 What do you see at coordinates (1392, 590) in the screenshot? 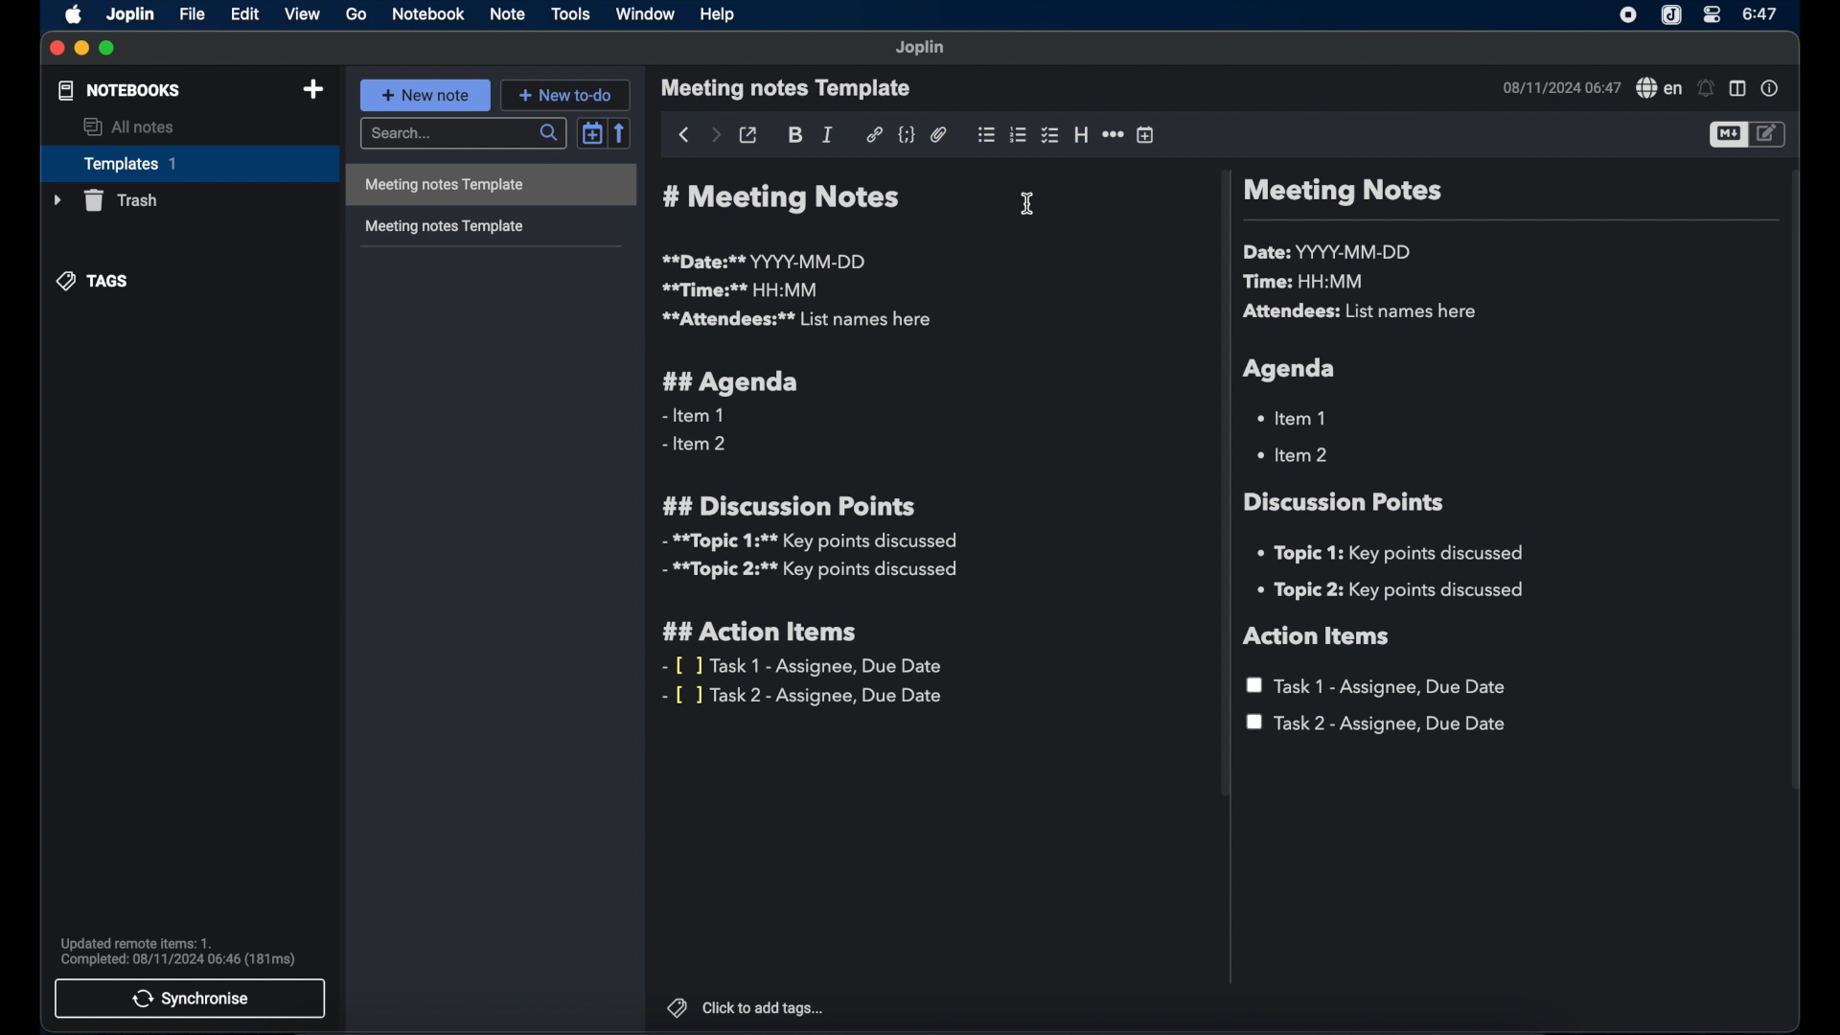
I see `topic 2: key points discussed` at bounding box center [1392, 590].